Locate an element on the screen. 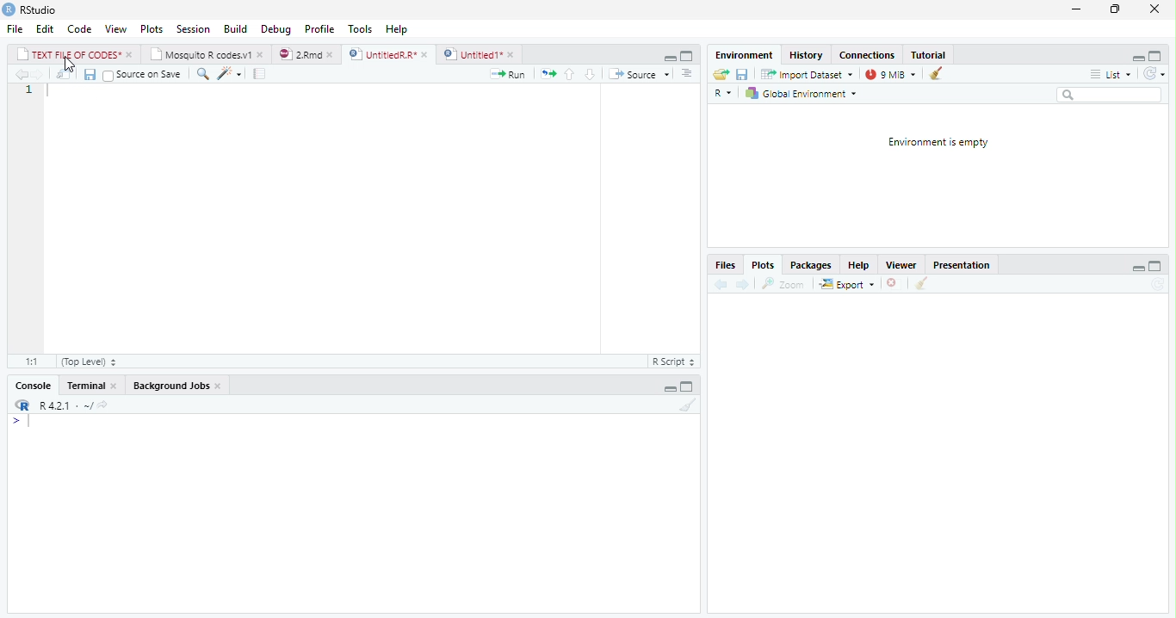   Run is located at coordinates (508, 75).